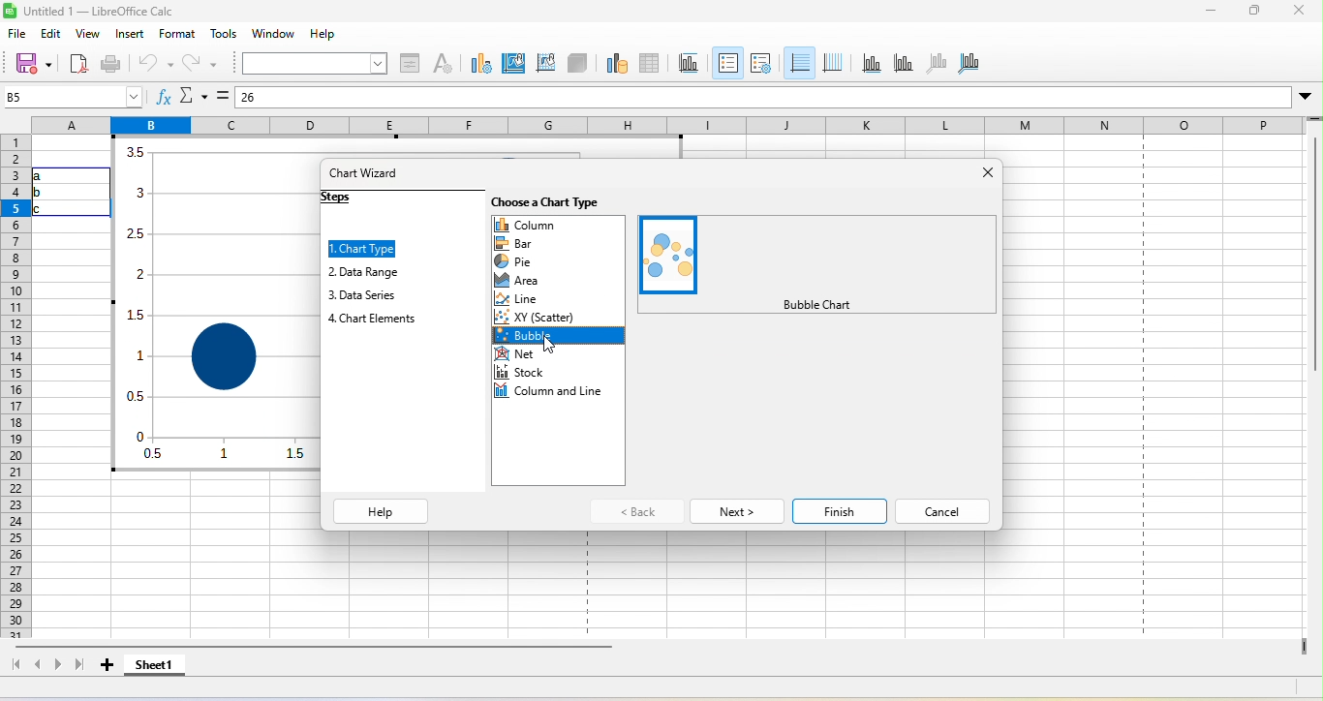 The image size is (1323, 701). Describe the element at coordinates (560, 223) in the screenshot. I see `column` at that location.